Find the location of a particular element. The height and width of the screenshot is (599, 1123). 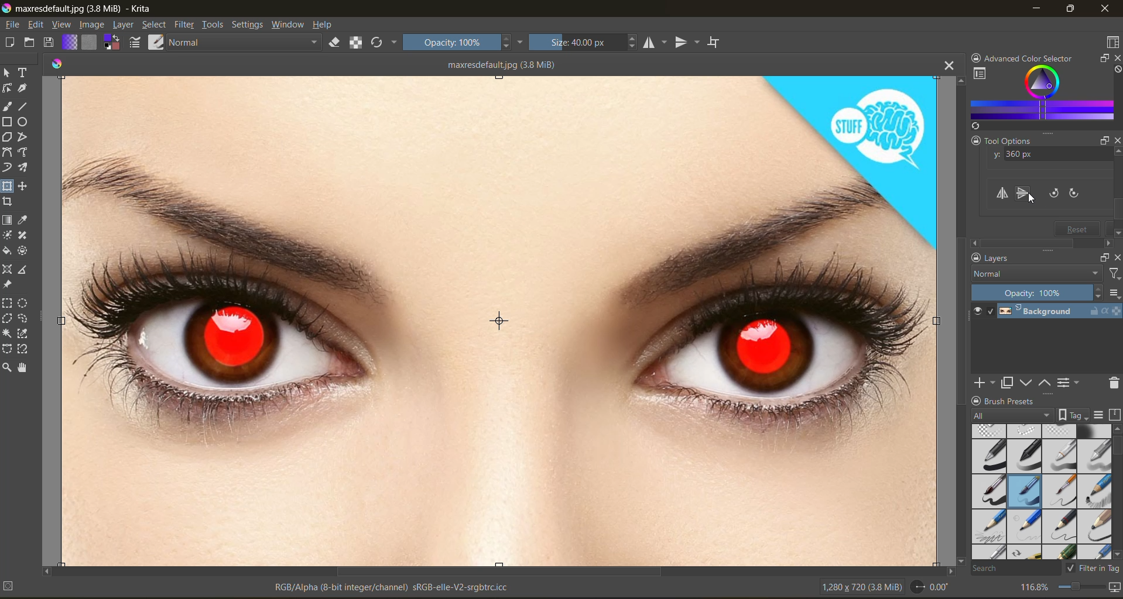

filter is located at coordinates (187, 24).